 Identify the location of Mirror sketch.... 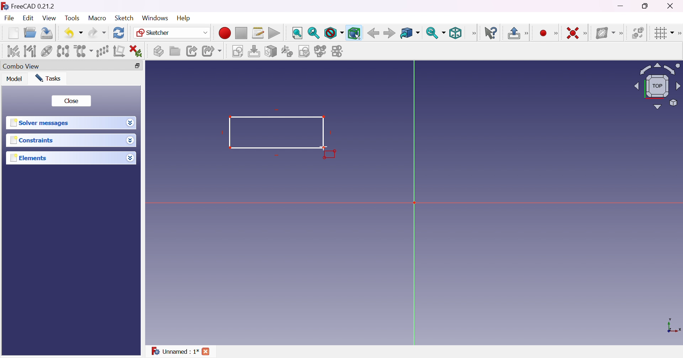
(338, 51).